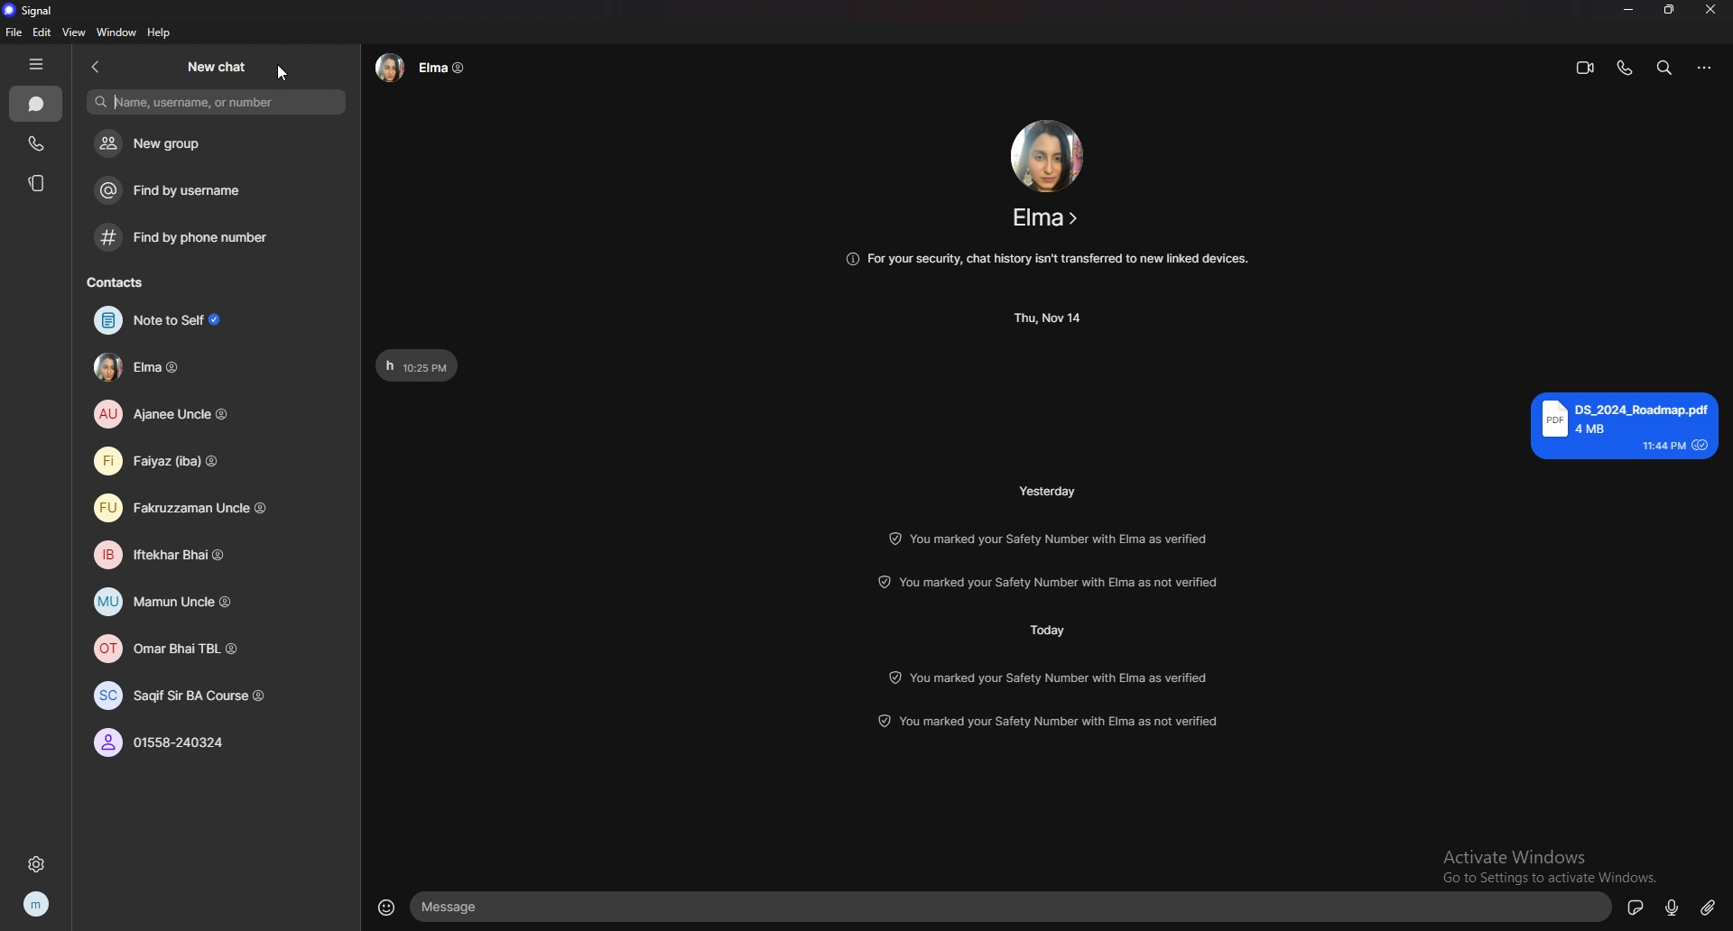 The height and width of the screenshot is (931, 1733). Describe the element at coordinates (195, 143) in the screenshot. I see `new group` at that location.